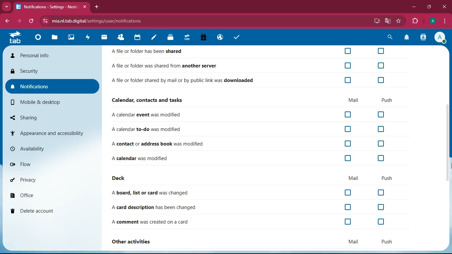 This screenshot has height=254, width=452. What do you see at coordinates (439, 37) in the screenshot?
I see `Account` at bounding box center [439, 37].